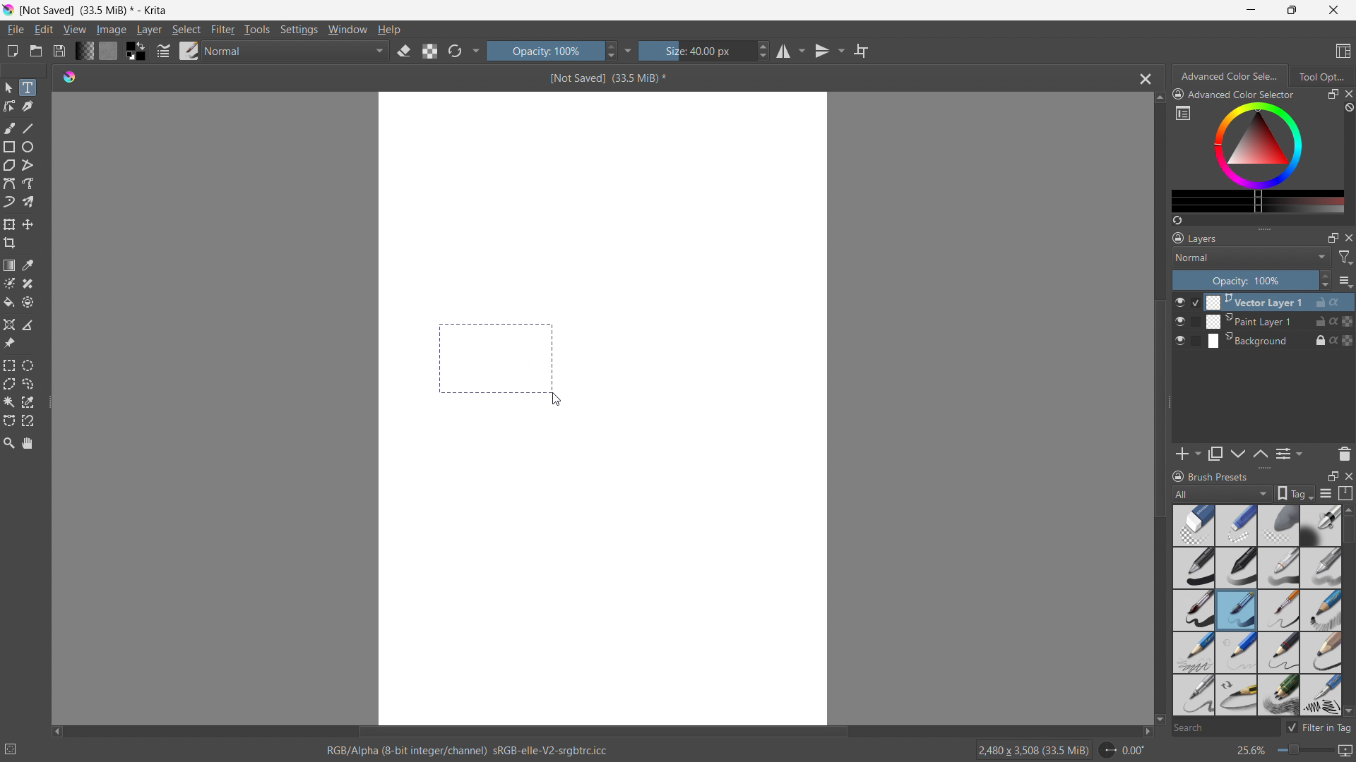 This screenshot has height=762, width=1356. What do you see at coordinates (9, 183) in the screenshot?
I see `bezier curve tool` at bounding box center [9, 183].